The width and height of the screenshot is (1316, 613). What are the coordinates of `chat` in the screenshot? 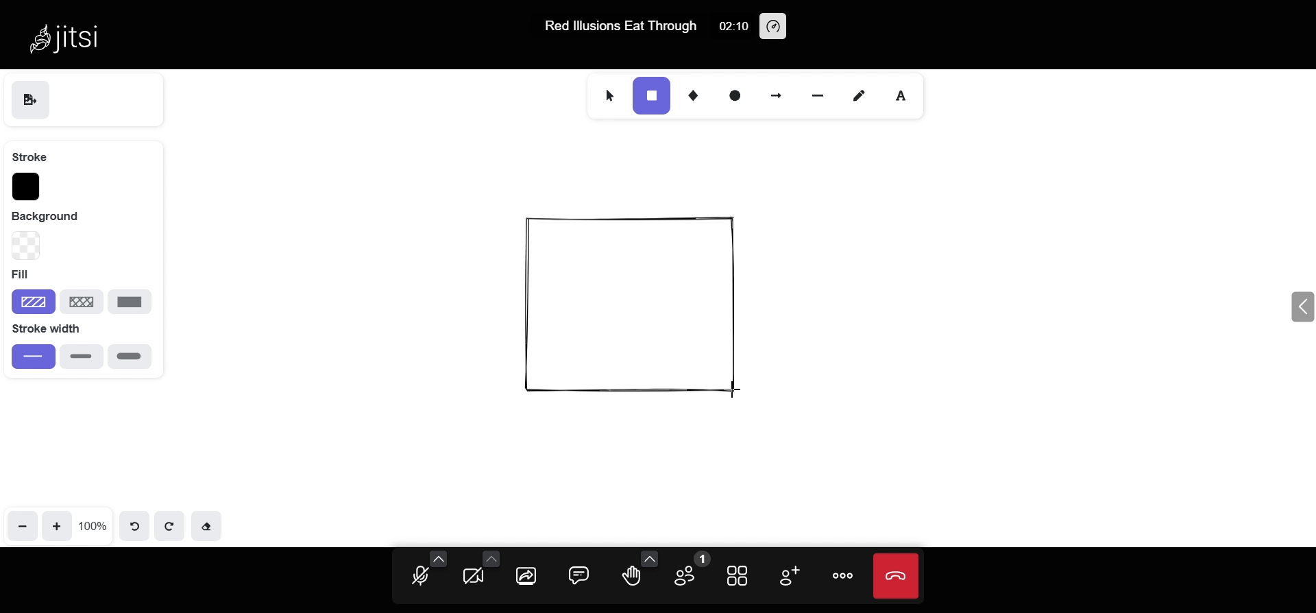 It's located at (579, 574).